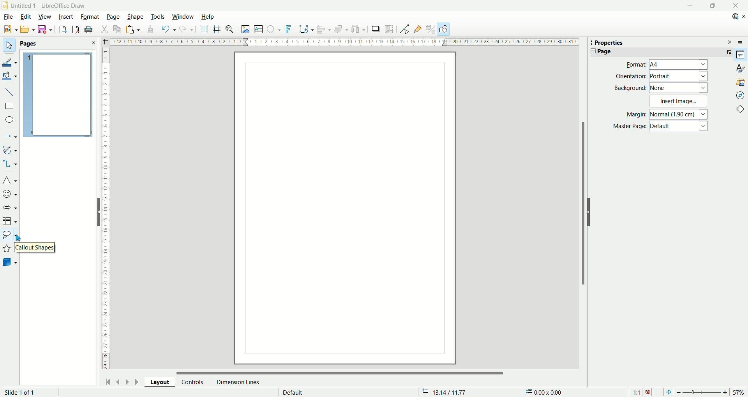 This screenshot has height=397, width=748. What do you see at coordinates (26, 29) in the screenshot?
I see `open` at bounding box center [26, 29].